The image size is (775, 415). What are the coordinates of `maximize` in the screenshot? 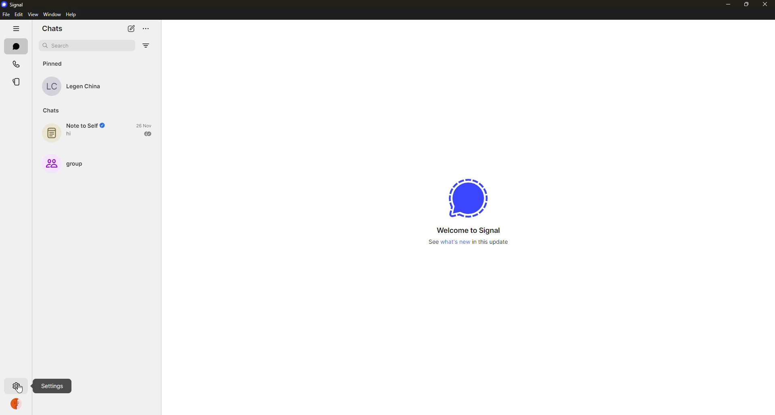 It's located at (744, 5).